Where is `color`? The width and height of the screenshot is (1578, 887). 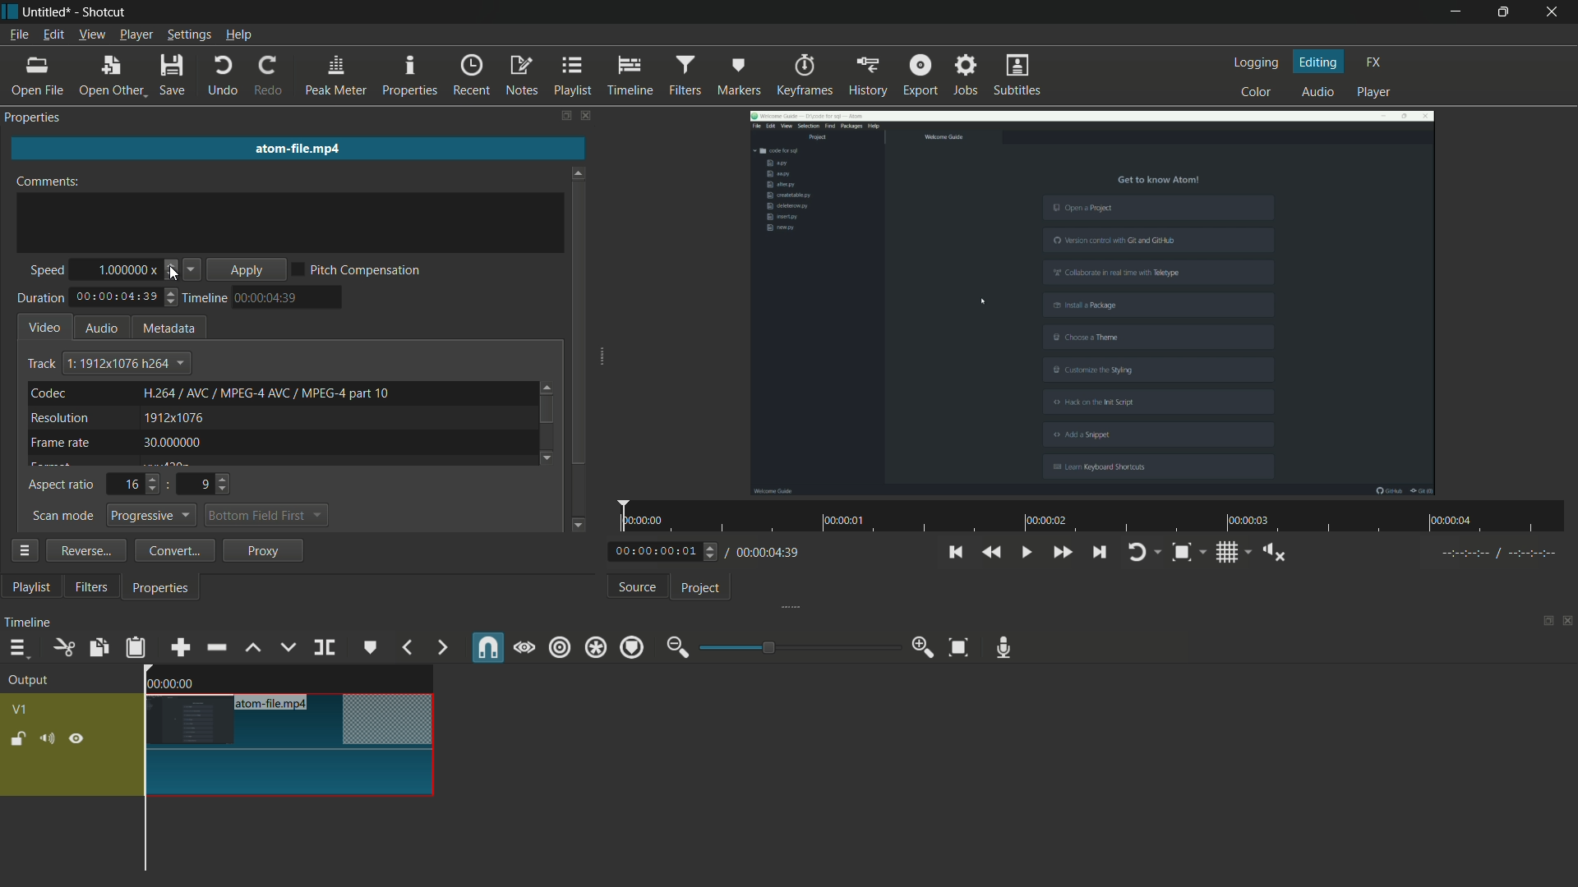
color is located at coordinates (1259, 92).